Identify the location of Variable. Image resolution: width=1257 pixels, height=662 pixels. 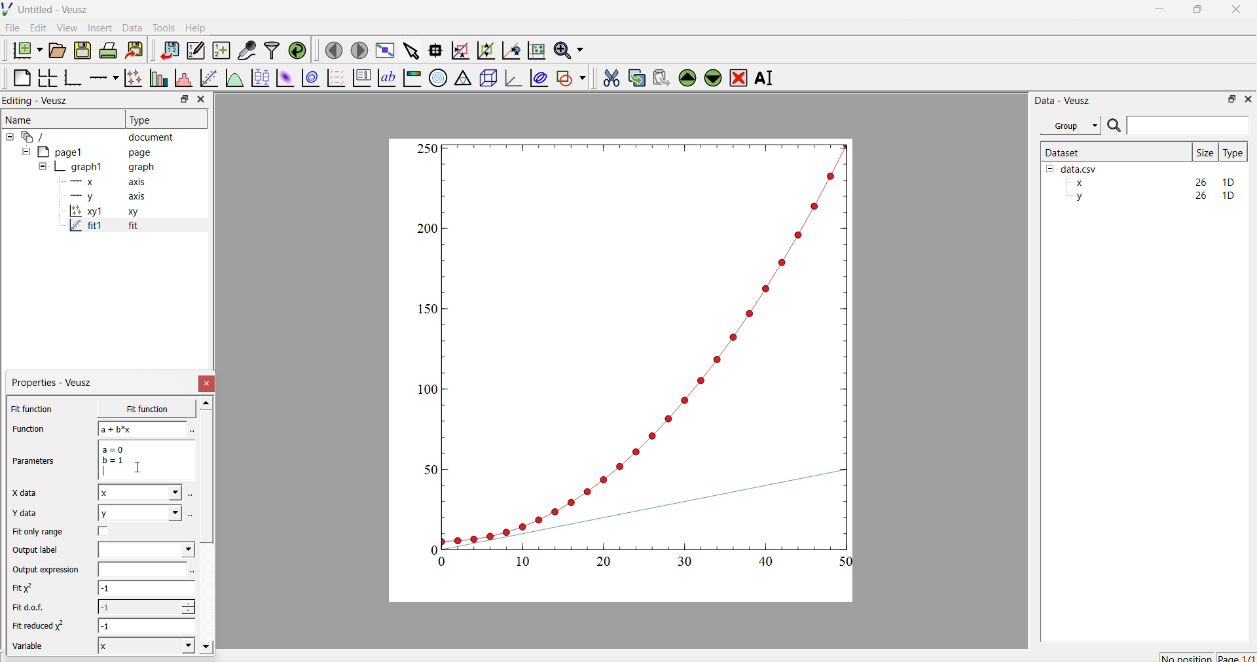
(34, 648).